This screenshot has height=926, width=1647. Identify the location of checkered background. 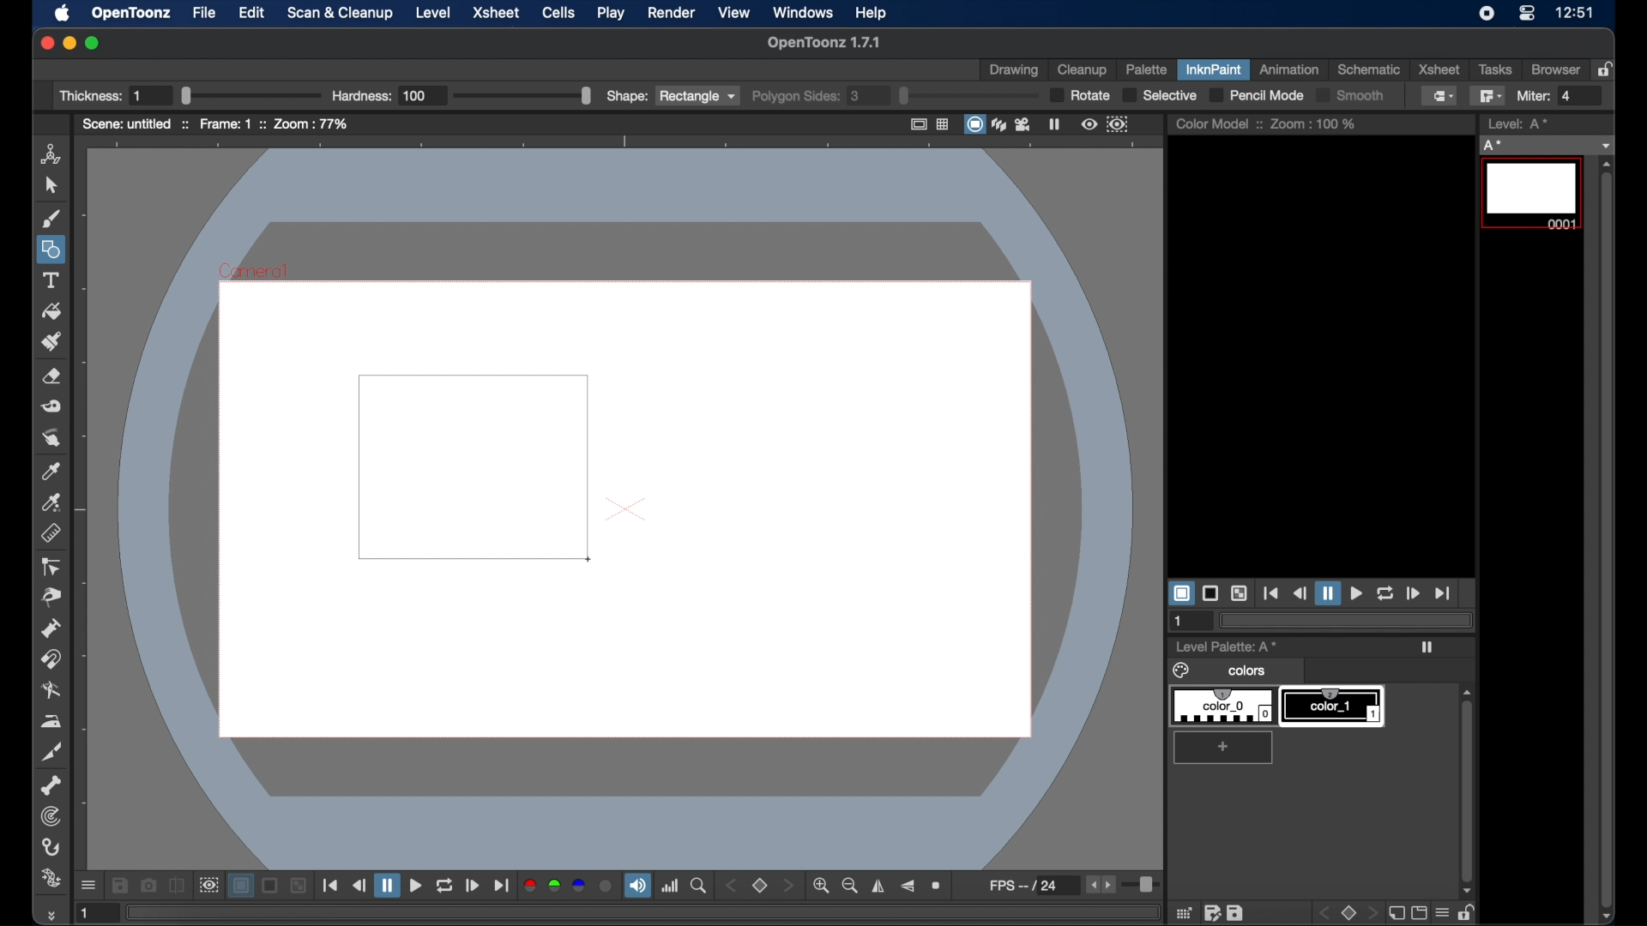
(1239, 594).